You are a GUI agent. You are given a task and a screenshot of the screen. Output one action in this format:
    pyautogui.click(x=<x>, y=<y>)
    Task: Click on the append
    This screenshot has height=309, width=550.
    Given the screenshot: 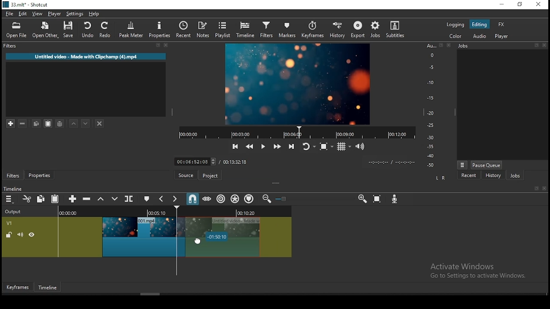 What is the action you would take?
    pyautogui.click(x=73, y=200)
    